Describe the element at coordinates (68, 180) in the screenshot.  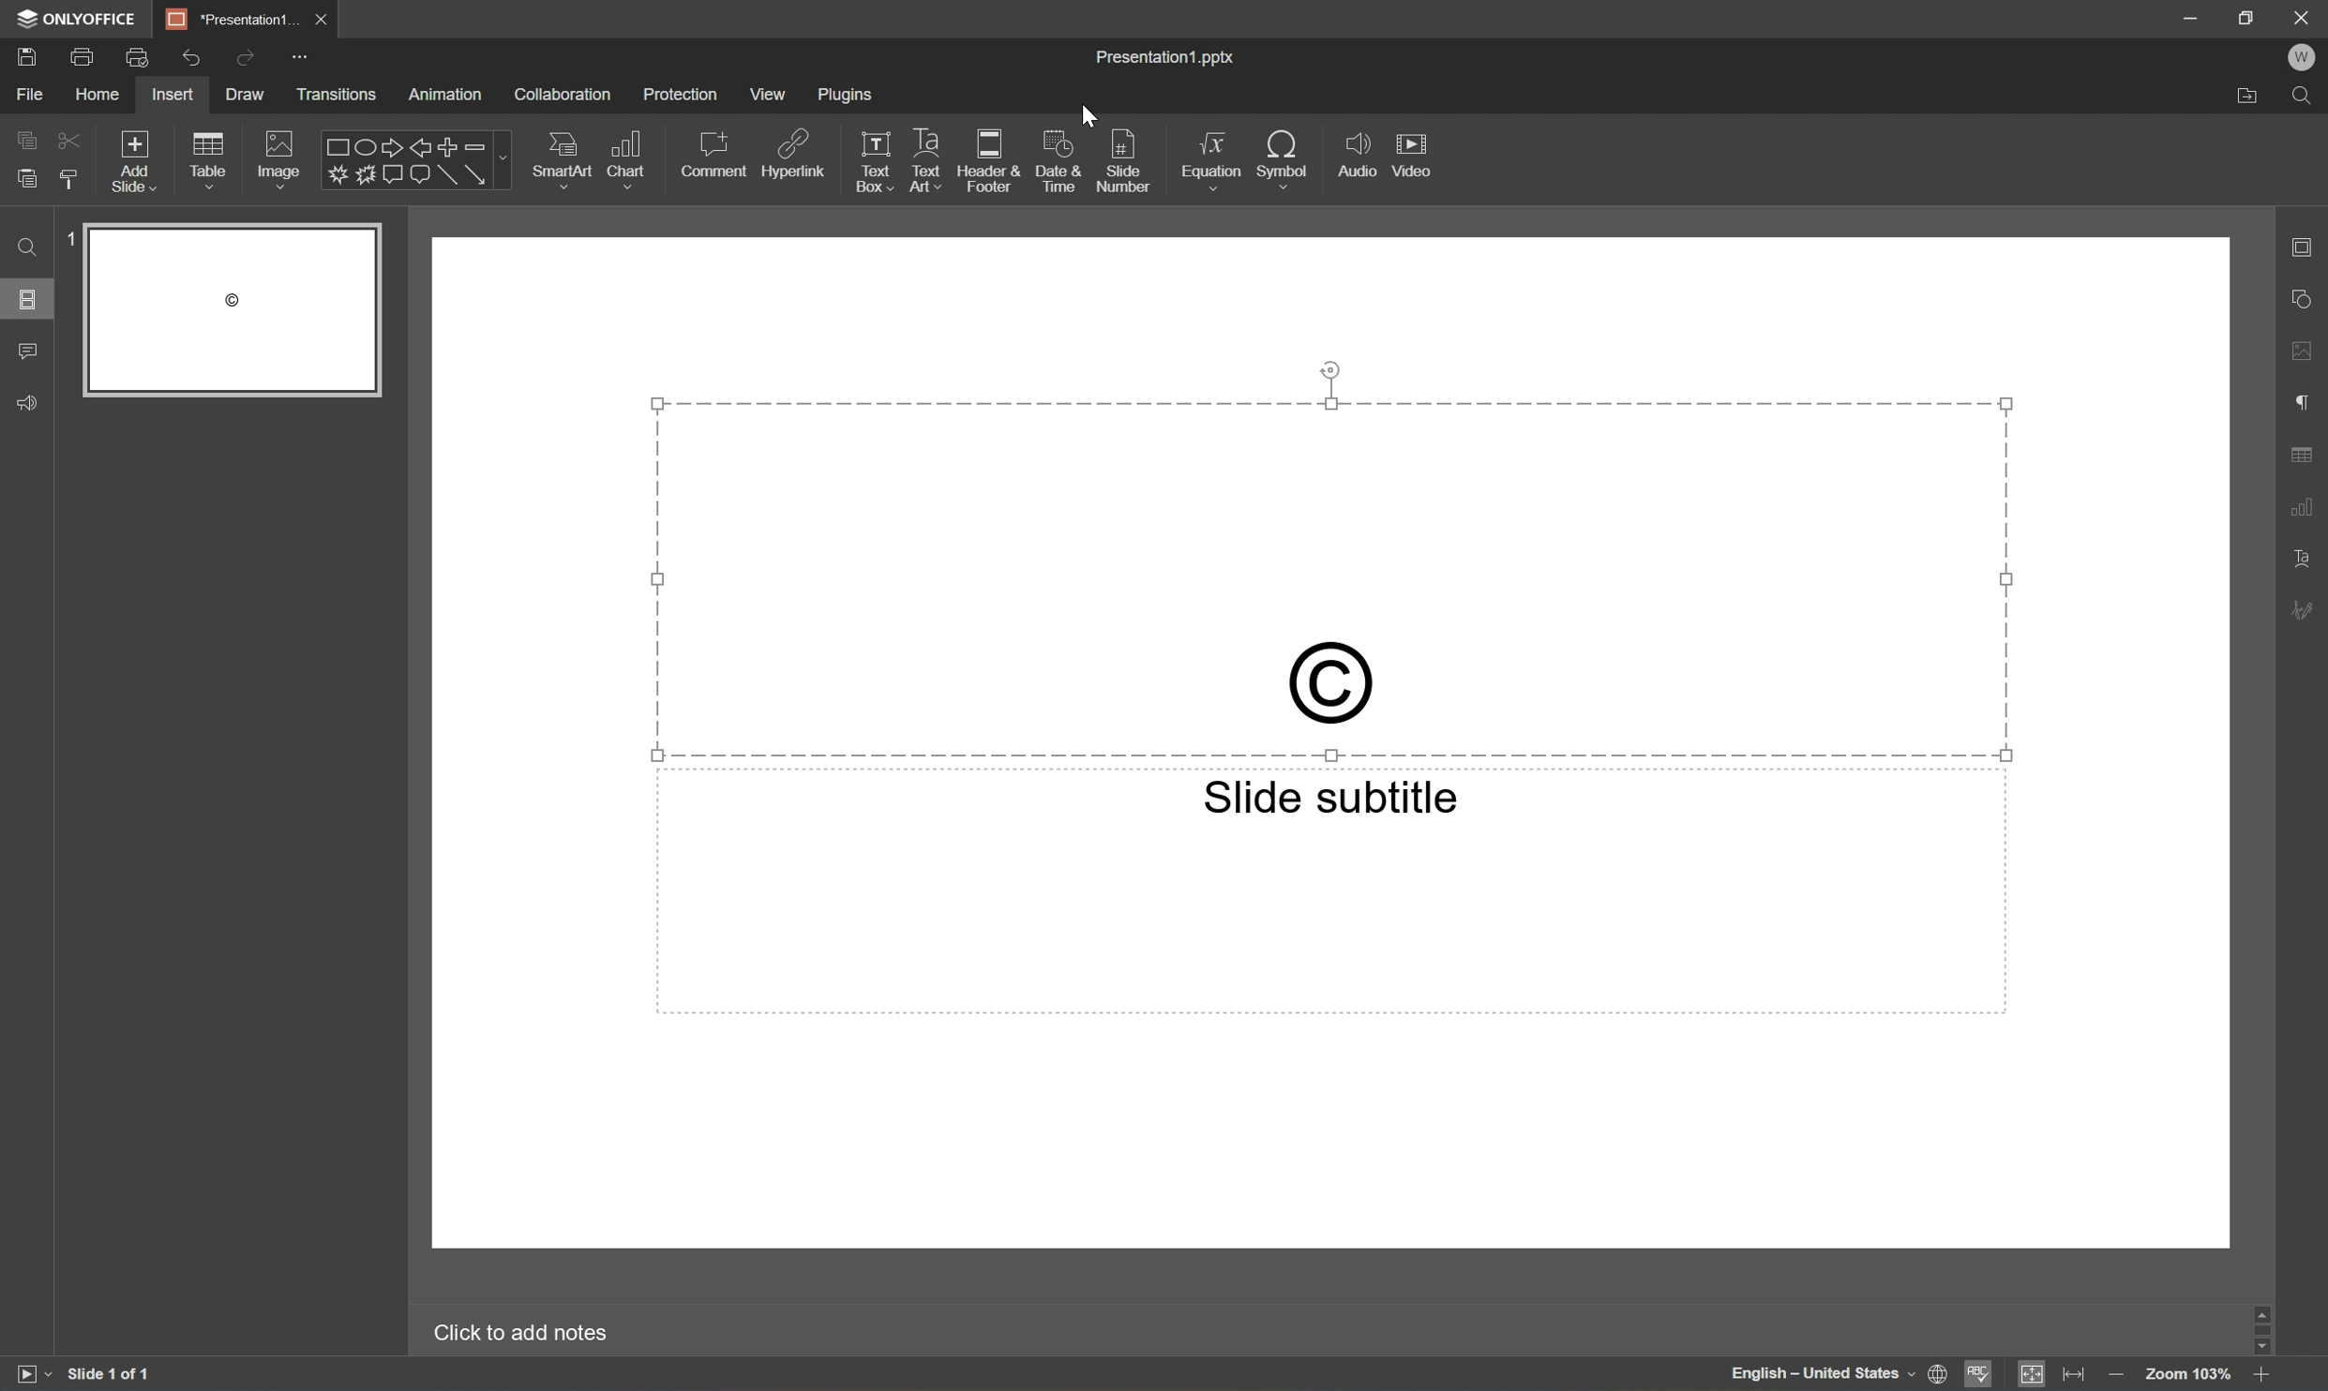
I see `Copy style` at that location.